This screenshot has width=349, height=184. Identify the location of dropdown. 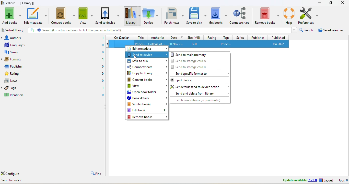
(294, 30).